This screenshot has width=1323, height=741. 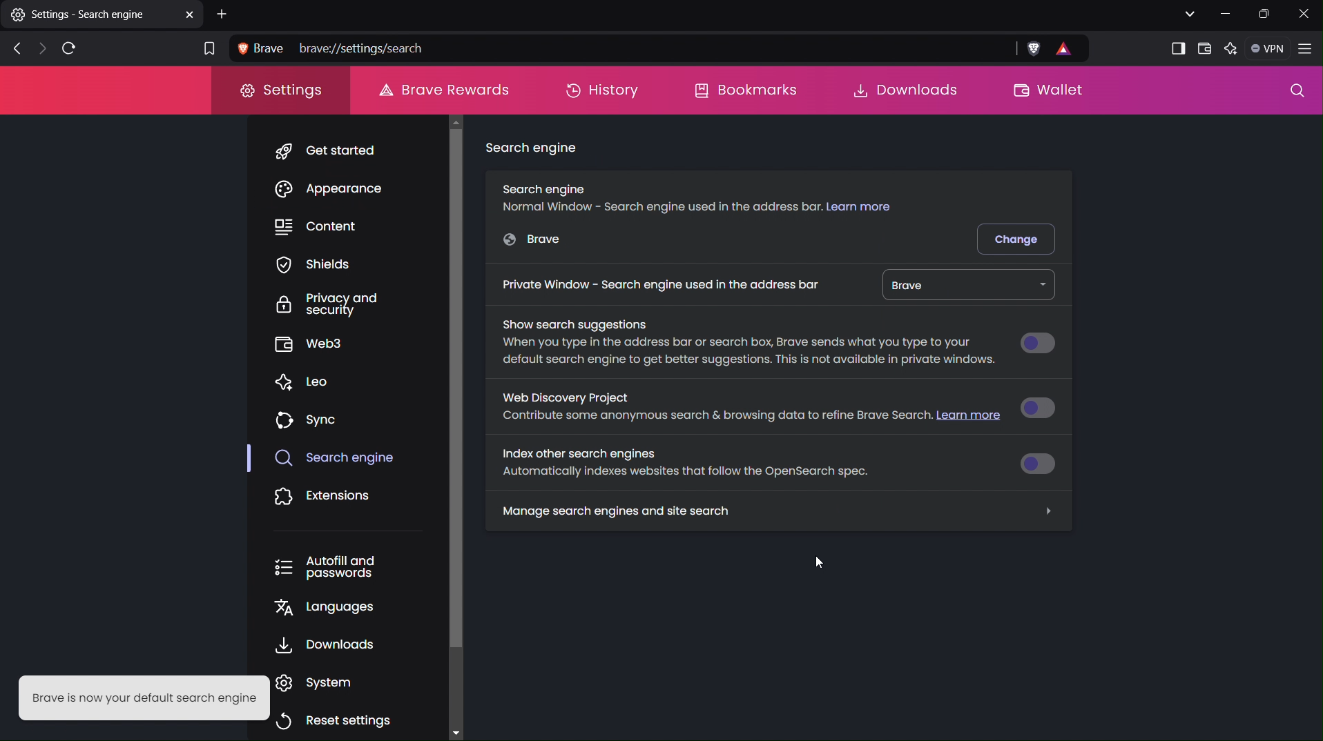 I want to click on System, so click(x=333, y=682).